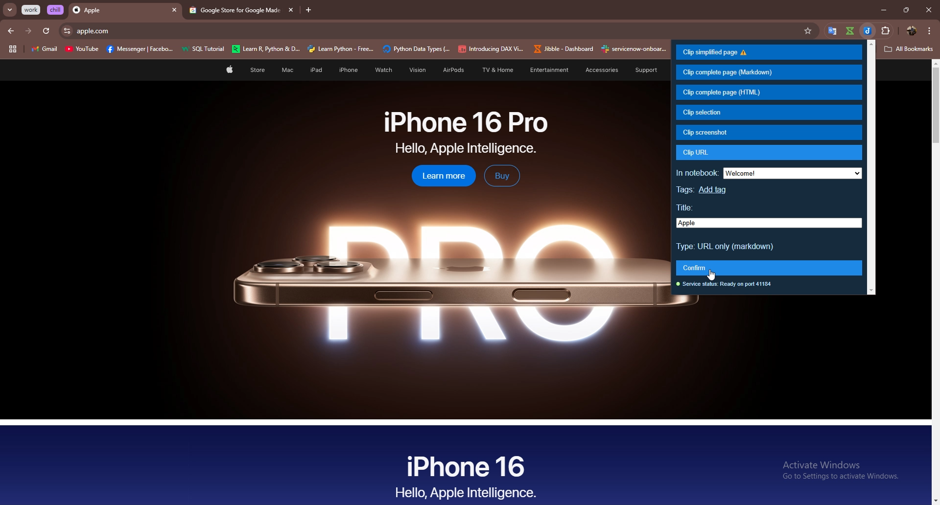 This screenshot has width=940, height=505. What do you see at coordinates (871, 168) in the screenshot?
I see `scroll bar` at bounding box center [871, 168].